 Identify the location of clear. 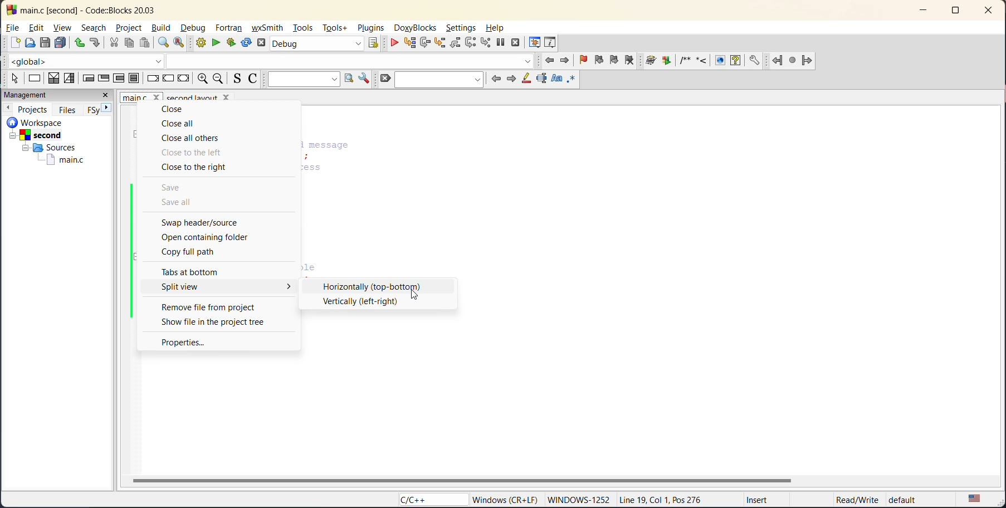
(384, 79).